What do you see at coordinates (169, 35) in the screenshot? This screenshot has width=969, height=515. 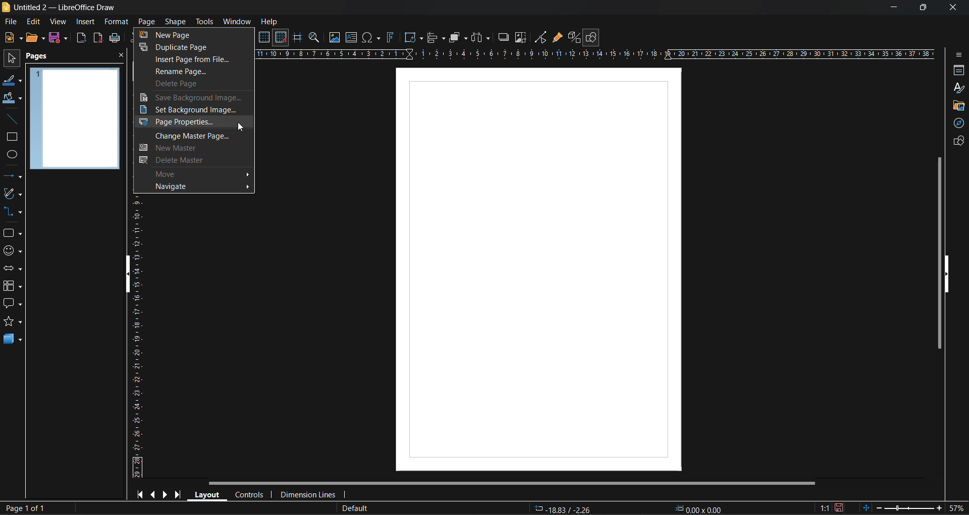 I see `new page` at bounding box center [169, 35].